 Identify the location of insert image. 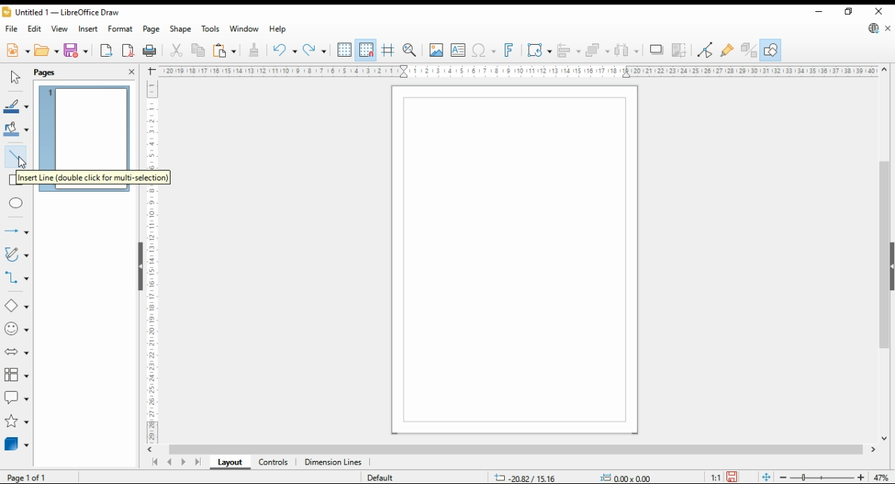
(436, 50).